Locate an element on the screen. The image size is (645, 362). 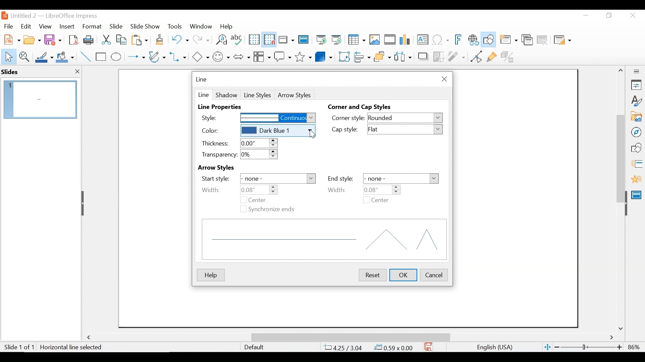
Navigator is located at coordinates (636, 132).